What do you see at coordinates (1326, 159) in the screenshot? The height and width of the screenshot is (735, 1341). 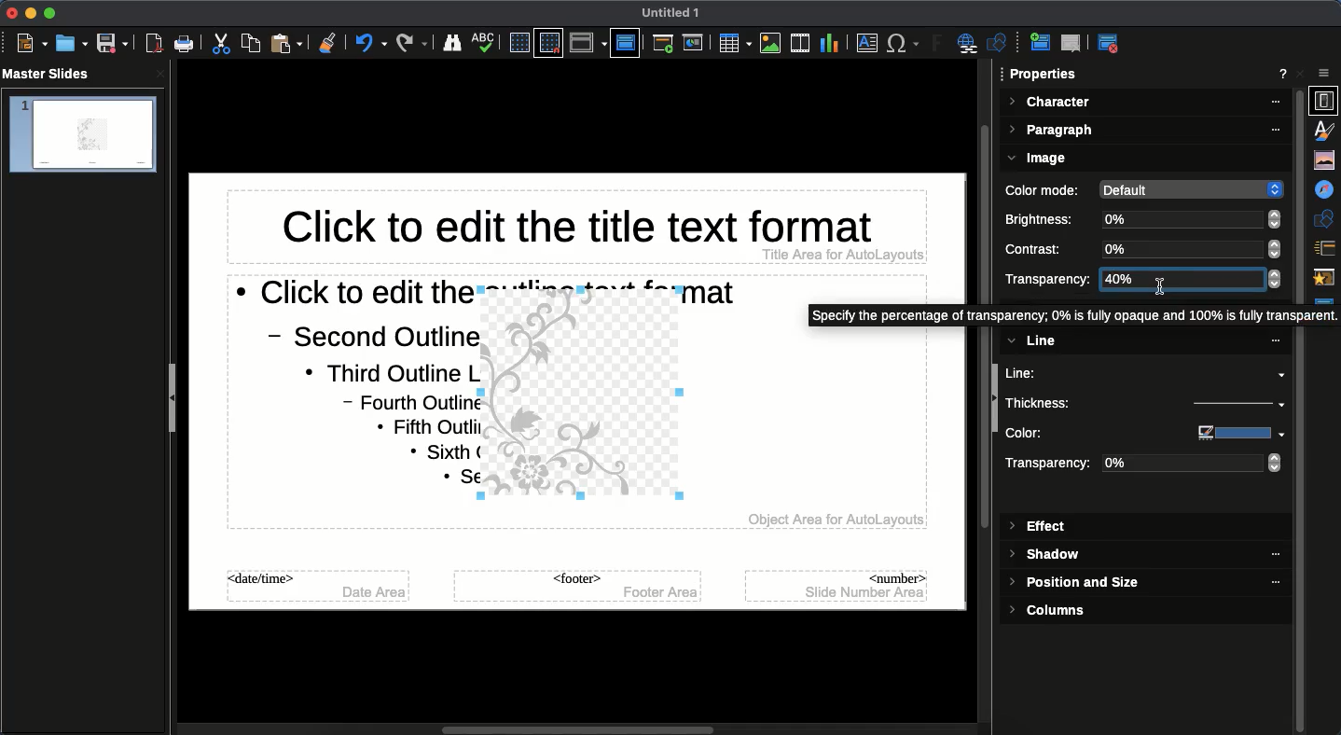 I see `Gallery` at bounding box center [1326, 159].